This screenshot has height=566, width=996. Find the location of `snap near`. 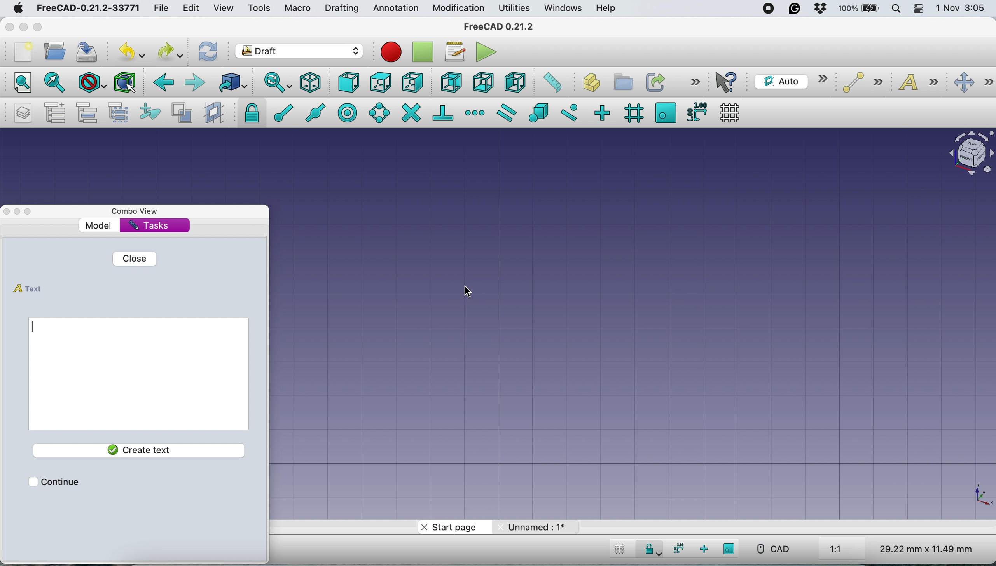

snap near is located at coordinates (568, 113).